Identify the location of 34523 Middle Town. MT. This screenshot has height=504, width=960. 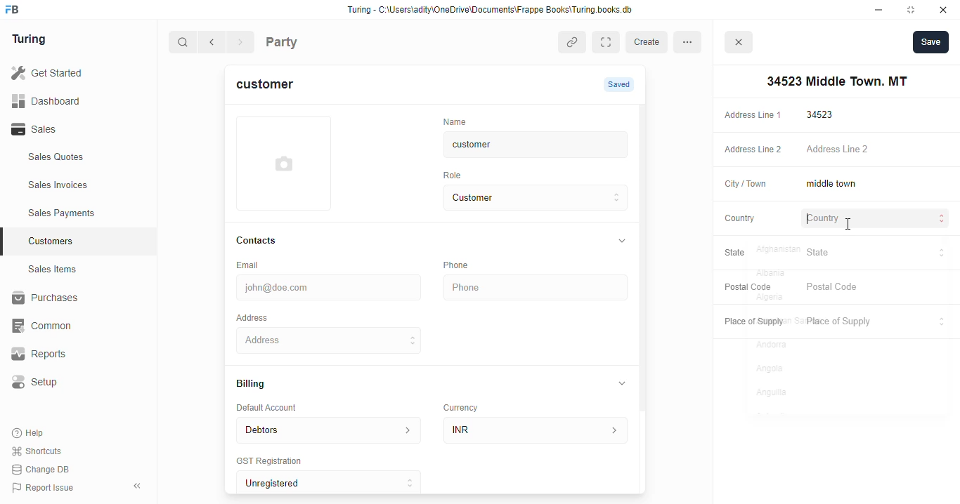
(331, 340).